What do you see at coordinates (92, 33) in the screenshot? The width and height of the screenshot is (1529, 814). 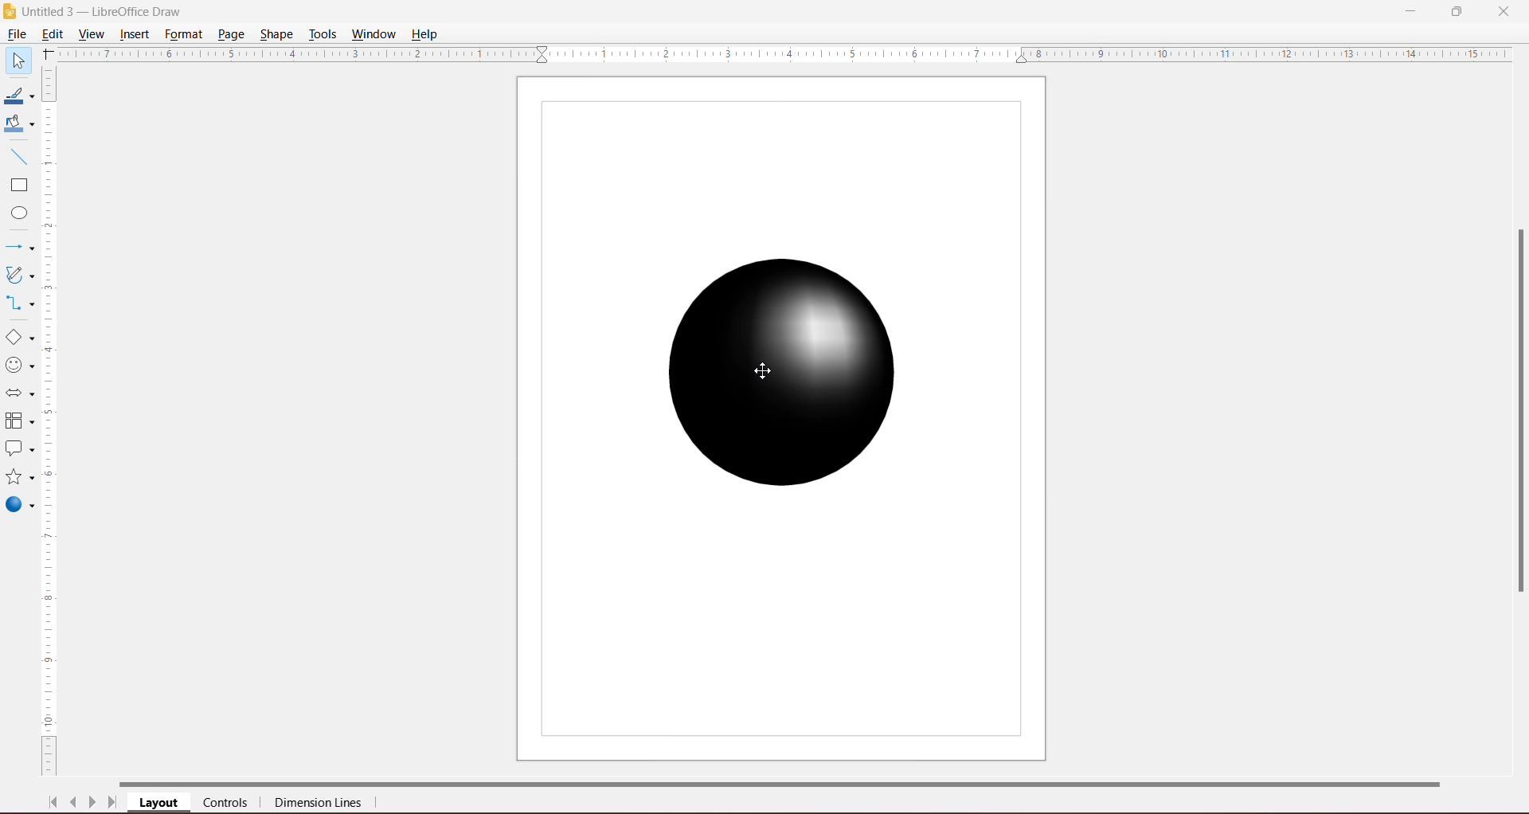 I see `View` at bounding box center [92, 33].